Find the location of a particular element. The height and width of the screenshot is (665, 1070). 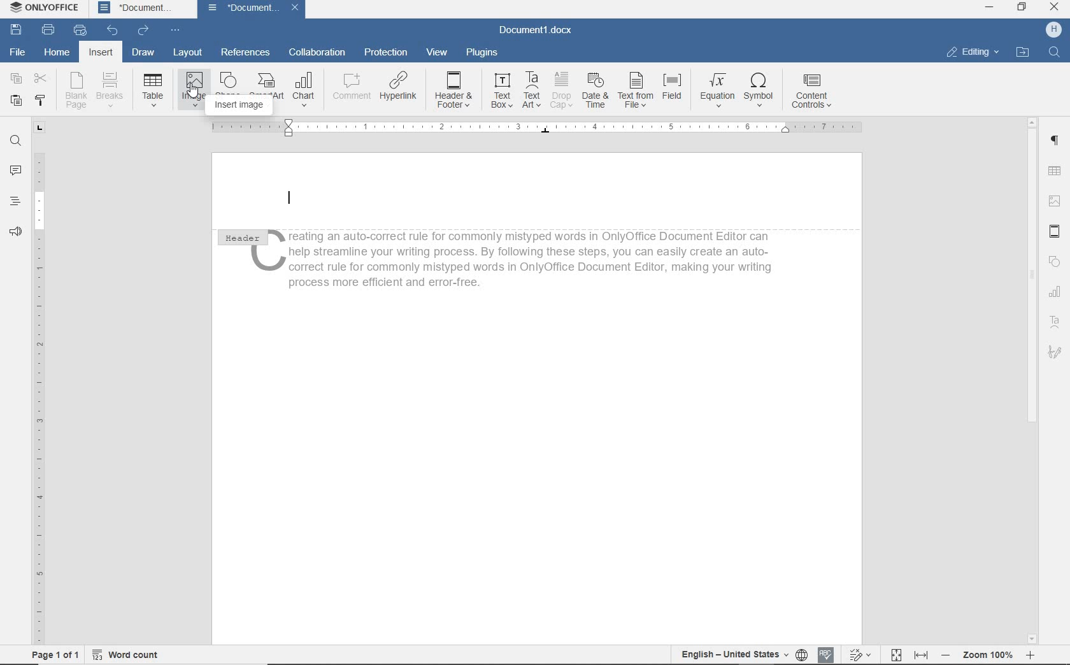

CONTENT CONTROLS is located at coordinates (814, 92).